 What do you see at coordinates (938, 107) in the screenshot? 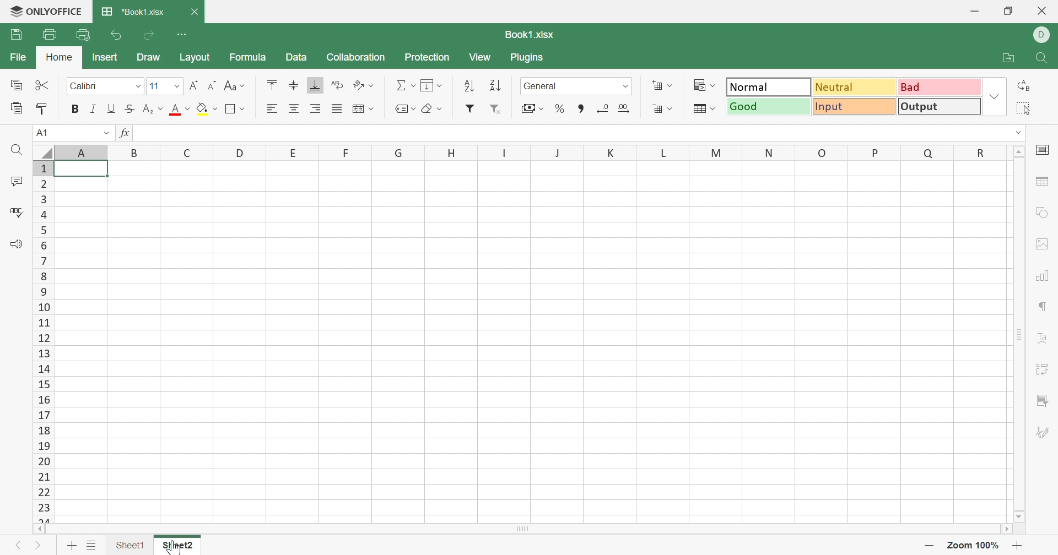
I see `Output` at bounding box center [938, 107].